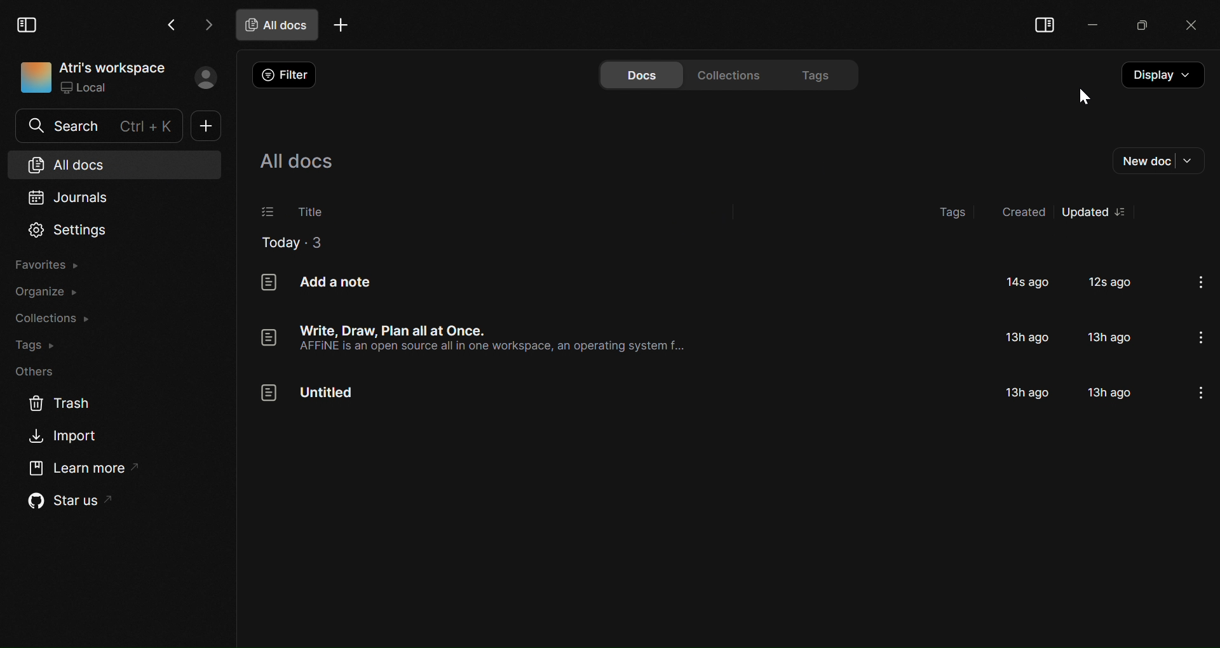 This screenshot has width=1220, height=648. I want to click on Favorites, so click(55, 265).